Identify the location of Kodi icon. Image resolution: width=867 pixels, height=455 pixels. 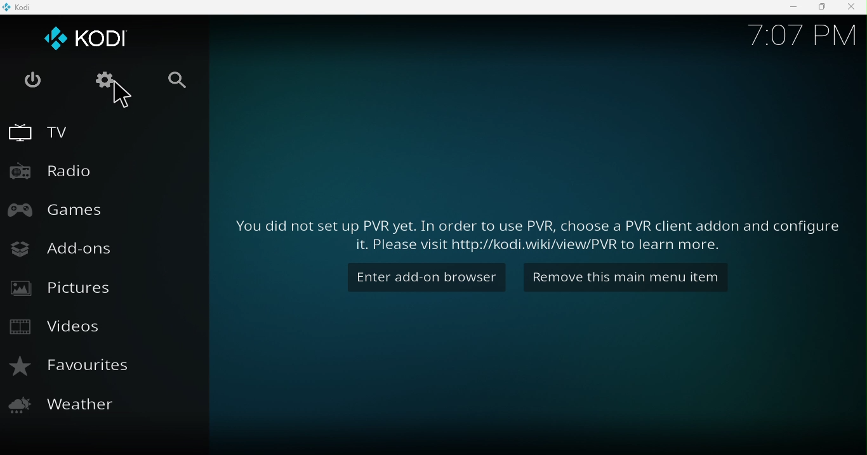
(84, 37).